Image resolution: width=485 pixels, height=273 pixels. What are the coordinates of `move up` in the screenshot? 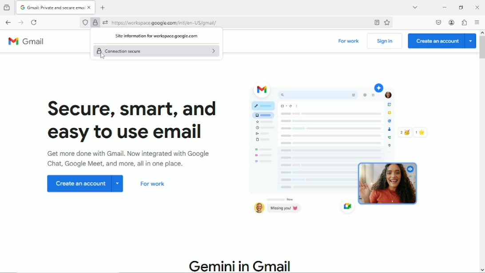 It's located at (482, 32).